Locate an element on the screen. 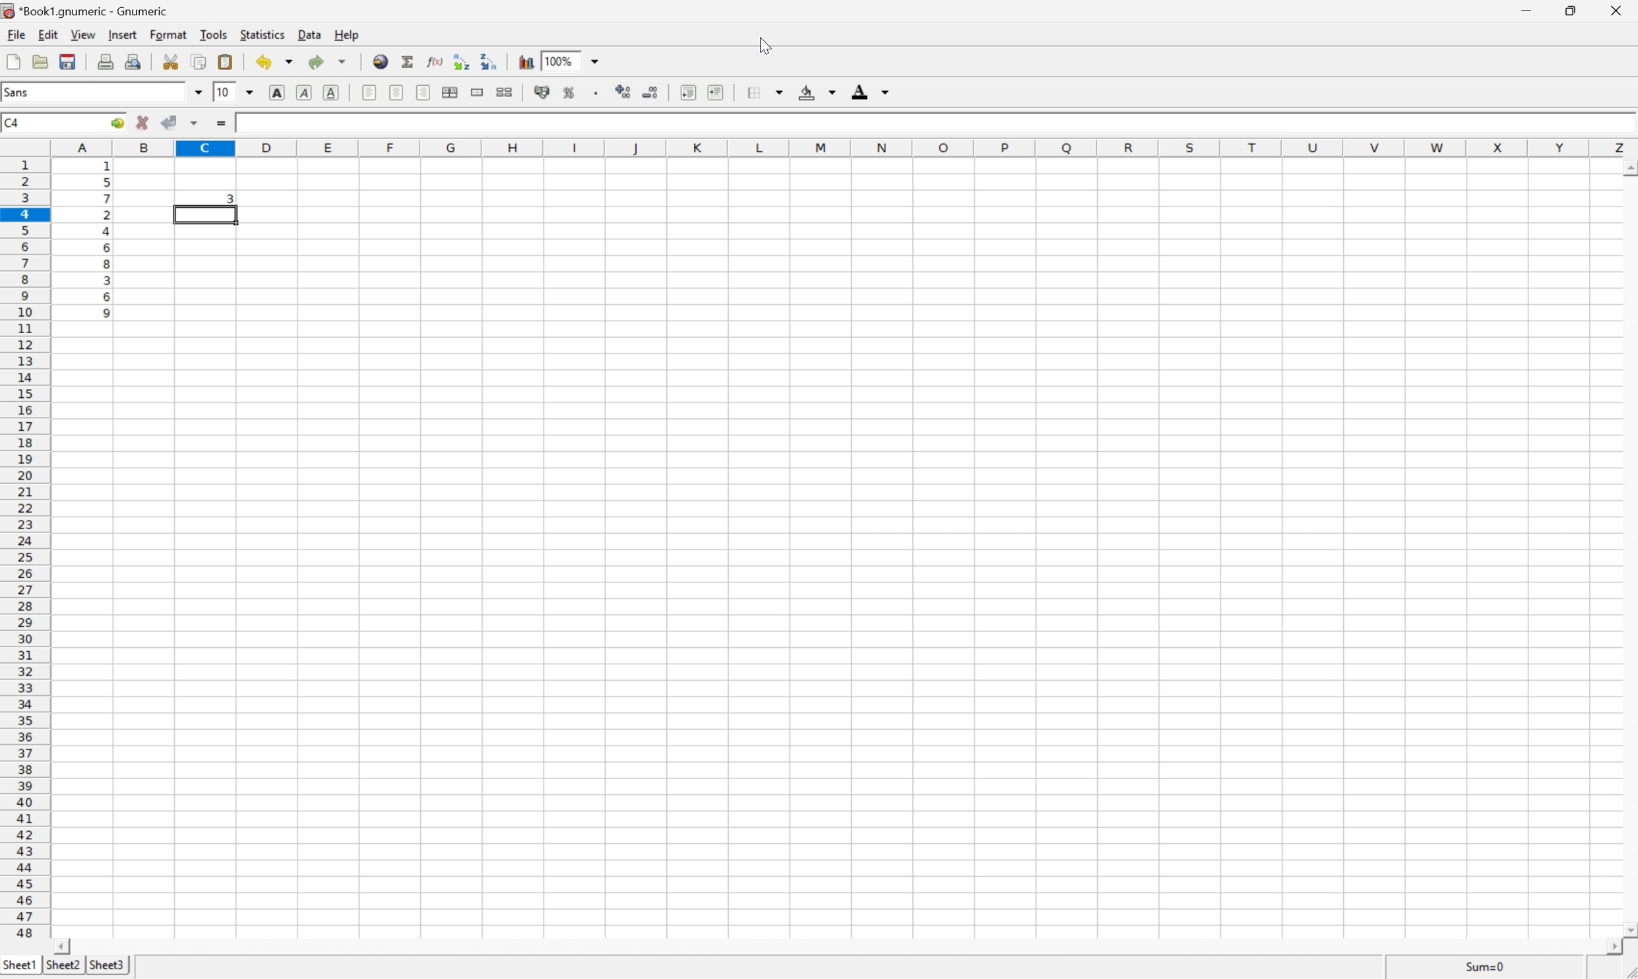  open file is located at coordinates (40, 63).